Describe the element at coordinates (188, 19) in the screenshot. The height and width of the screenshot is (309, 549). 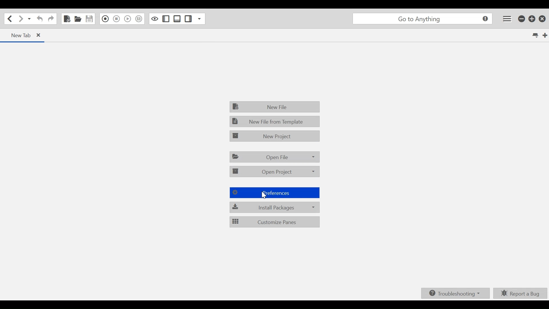
I see `Show/Hide Right Pane` at that location.